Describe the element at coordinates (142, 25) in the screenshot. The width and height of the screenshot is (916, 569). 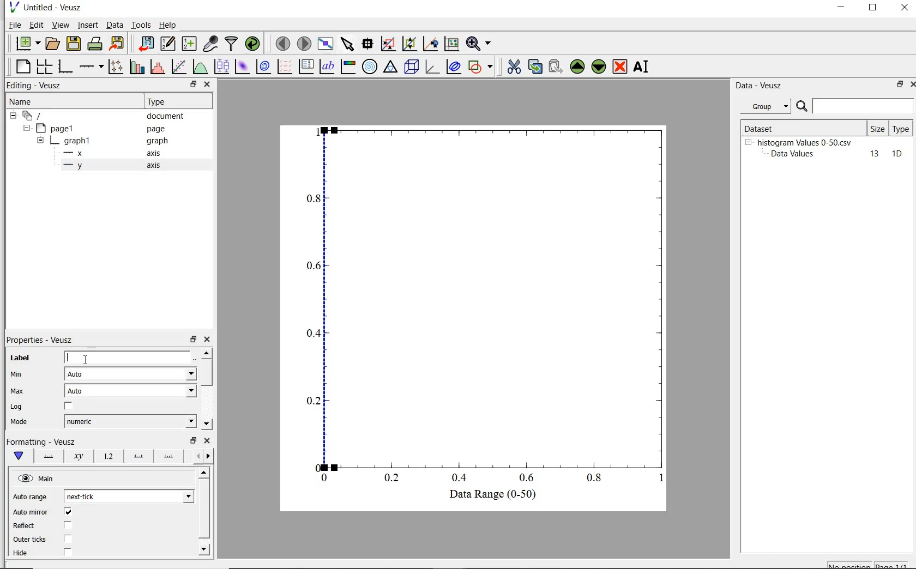
I see `tools ` at that location.